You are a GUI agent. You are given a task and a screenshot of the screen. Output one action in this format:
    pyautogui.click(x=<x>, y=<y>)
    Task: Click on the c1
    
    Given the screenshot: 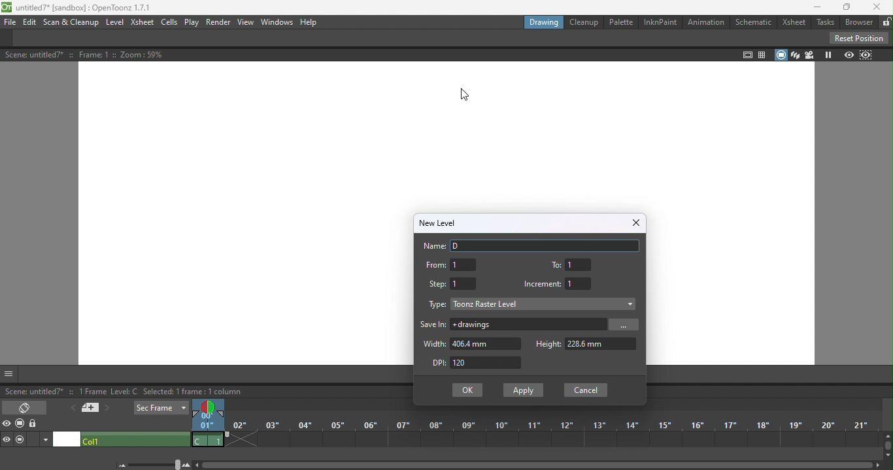 What is the action you would take?
    pyautogui.click(x=208, y=440)
    